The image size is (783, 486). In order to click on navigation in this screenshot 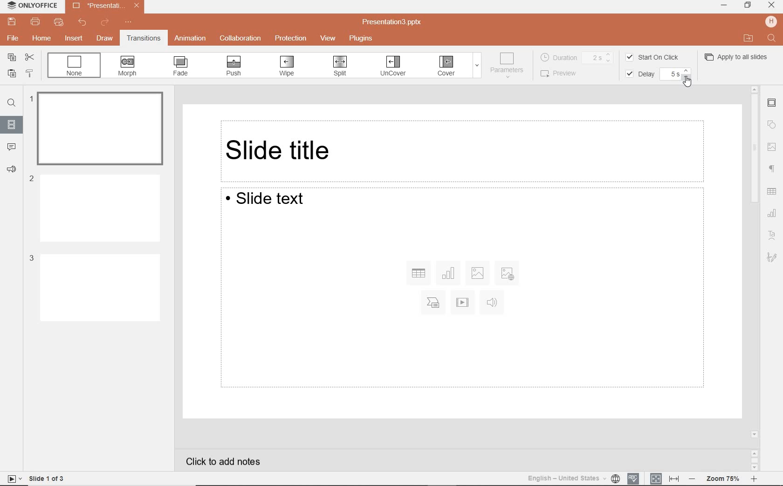, I will do `click(772, 148)`.